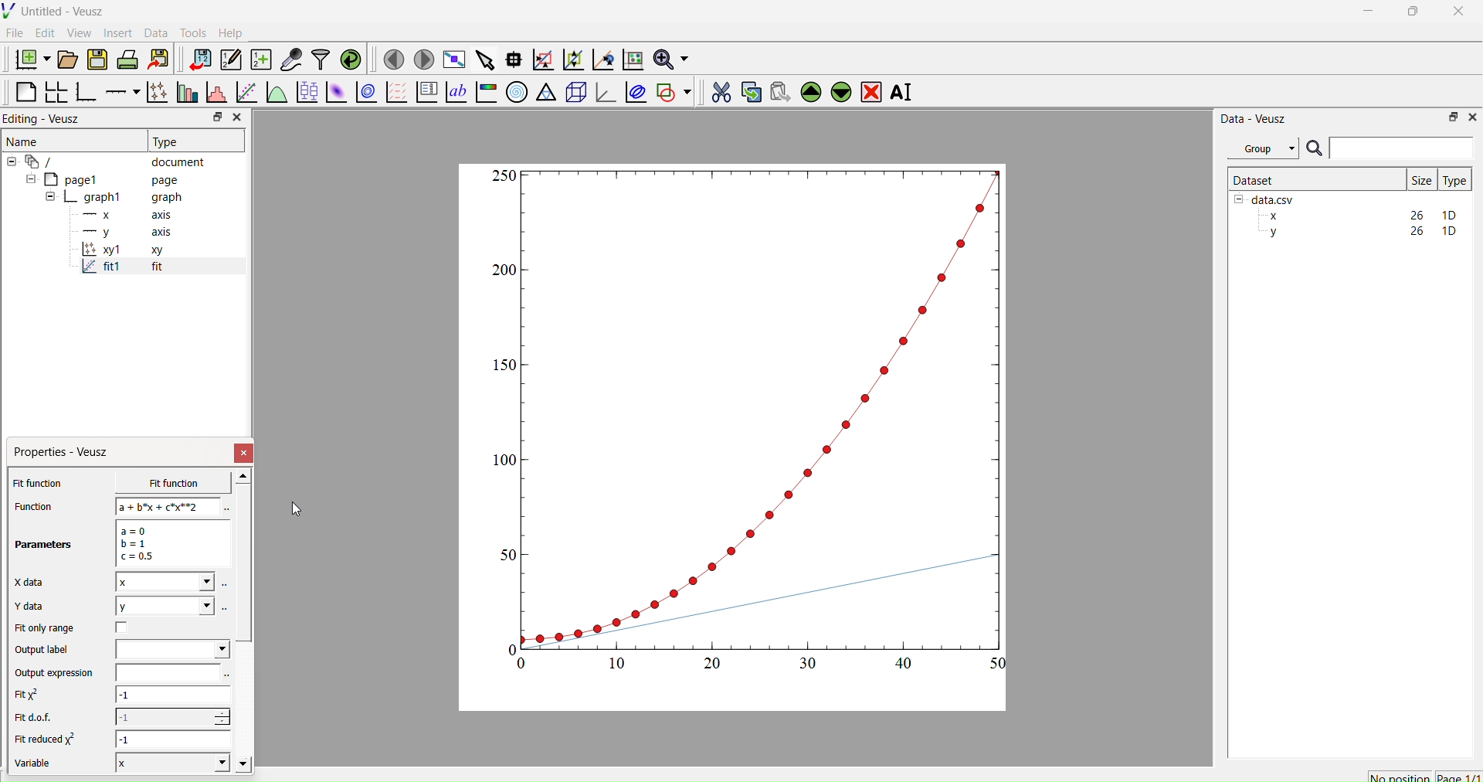 The image size is (1483, 782). I want to click on Zoom out of graph axis, so click(572, 58).